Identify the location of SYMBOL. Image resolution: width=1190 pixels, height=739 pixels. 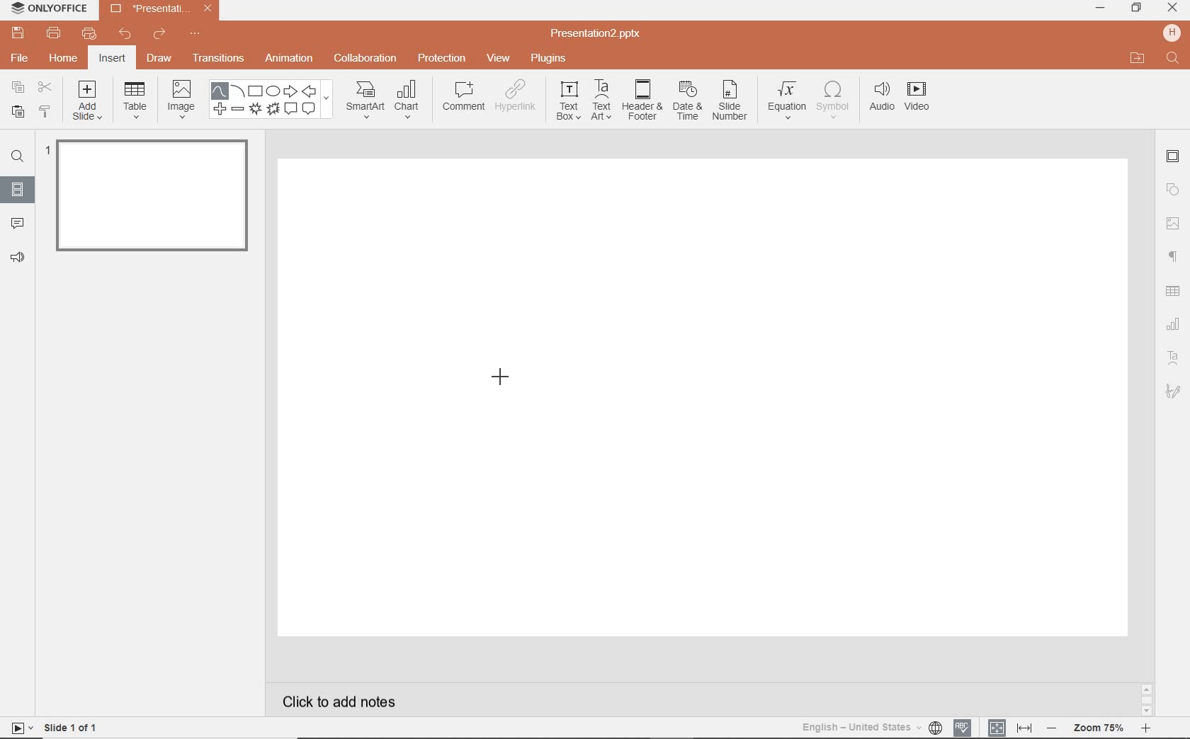
(833, 100).